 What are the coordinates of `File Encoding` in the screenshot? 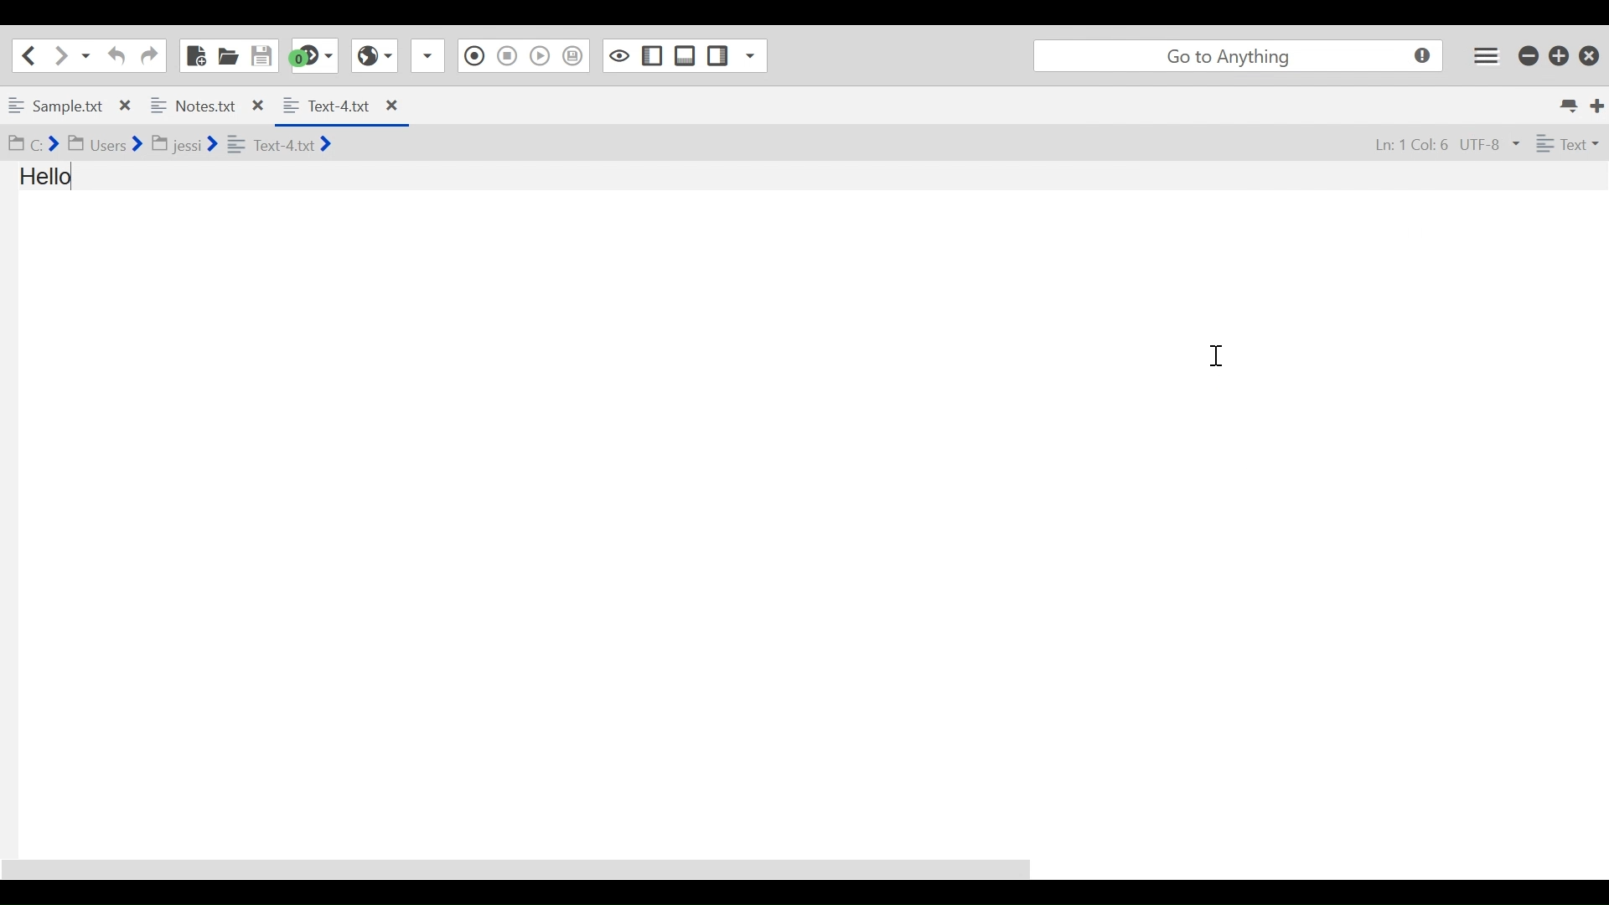 It's located at (1489, 142).